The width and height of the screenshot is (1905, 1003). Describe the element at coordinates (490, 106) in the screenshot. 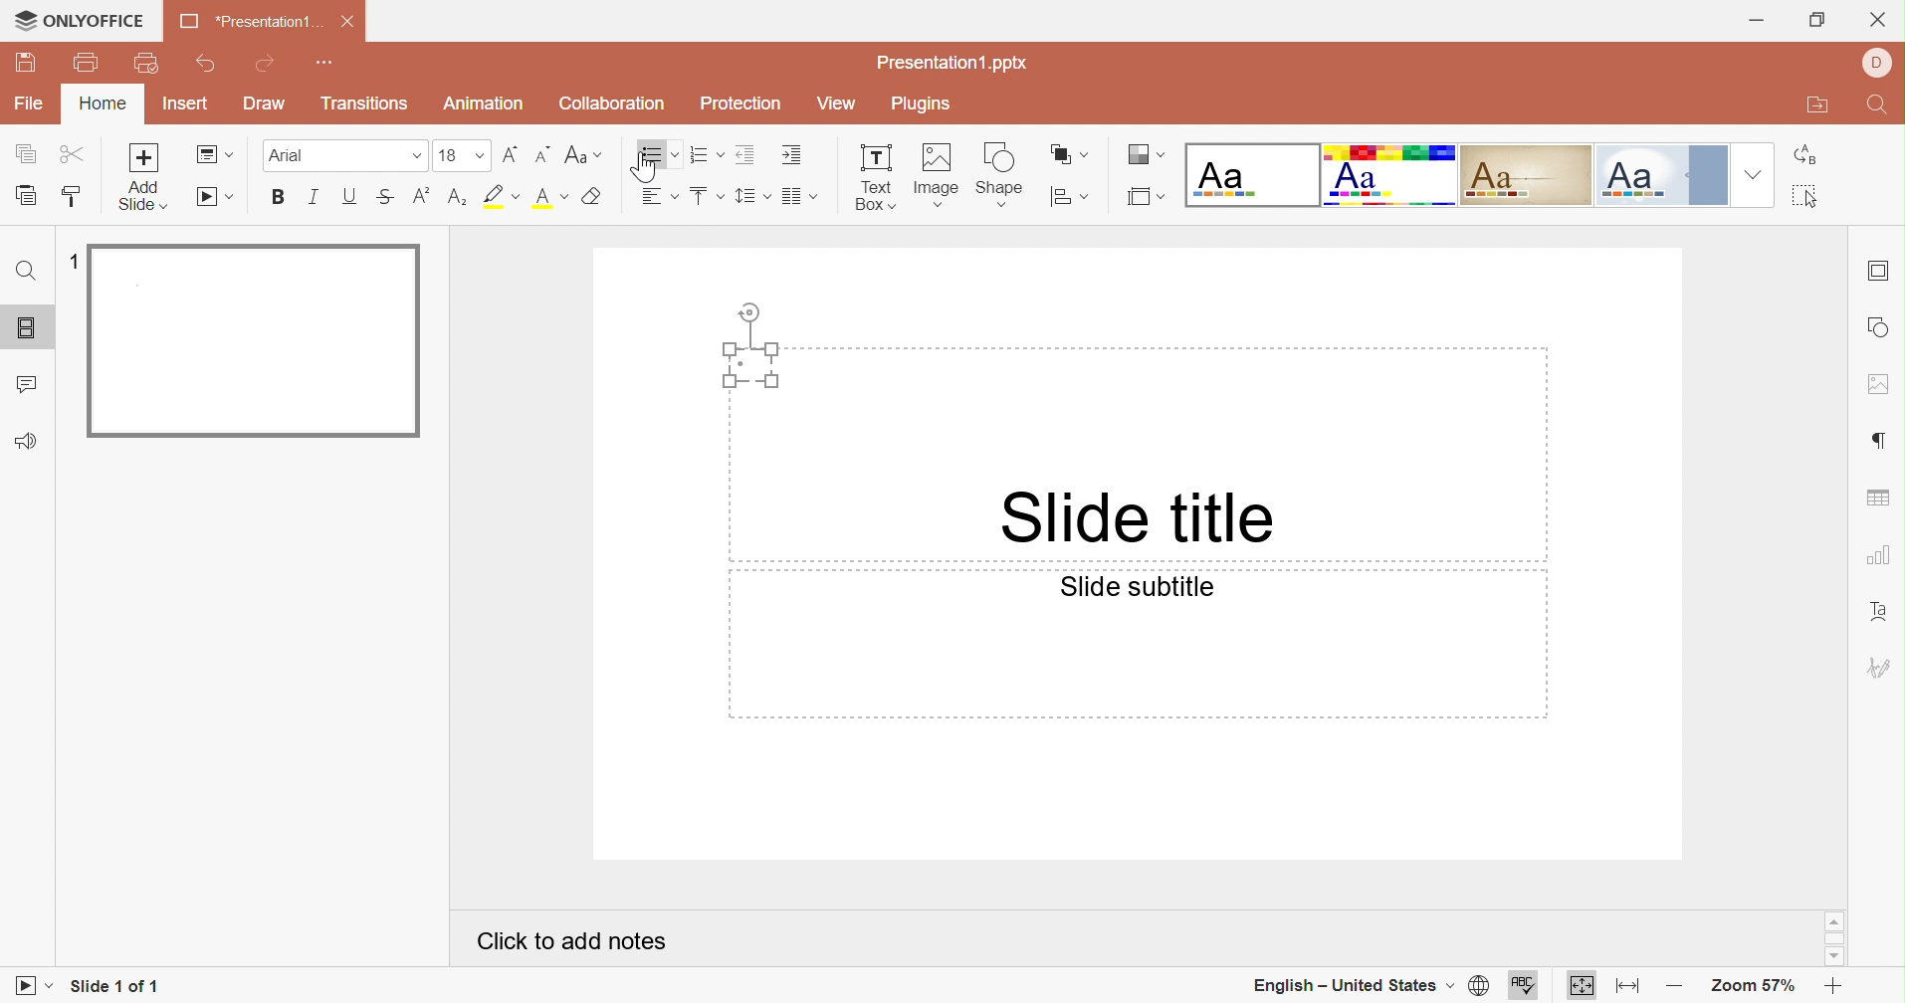

I see `Animation` at that location.